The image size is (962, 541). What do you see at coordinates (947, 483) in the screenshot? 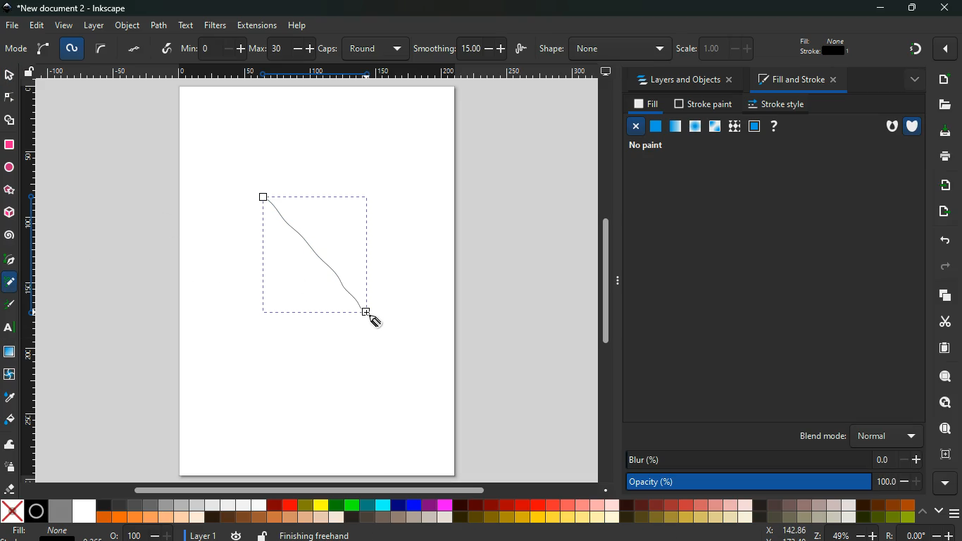
I see `more` at bounding box center [947, 483].